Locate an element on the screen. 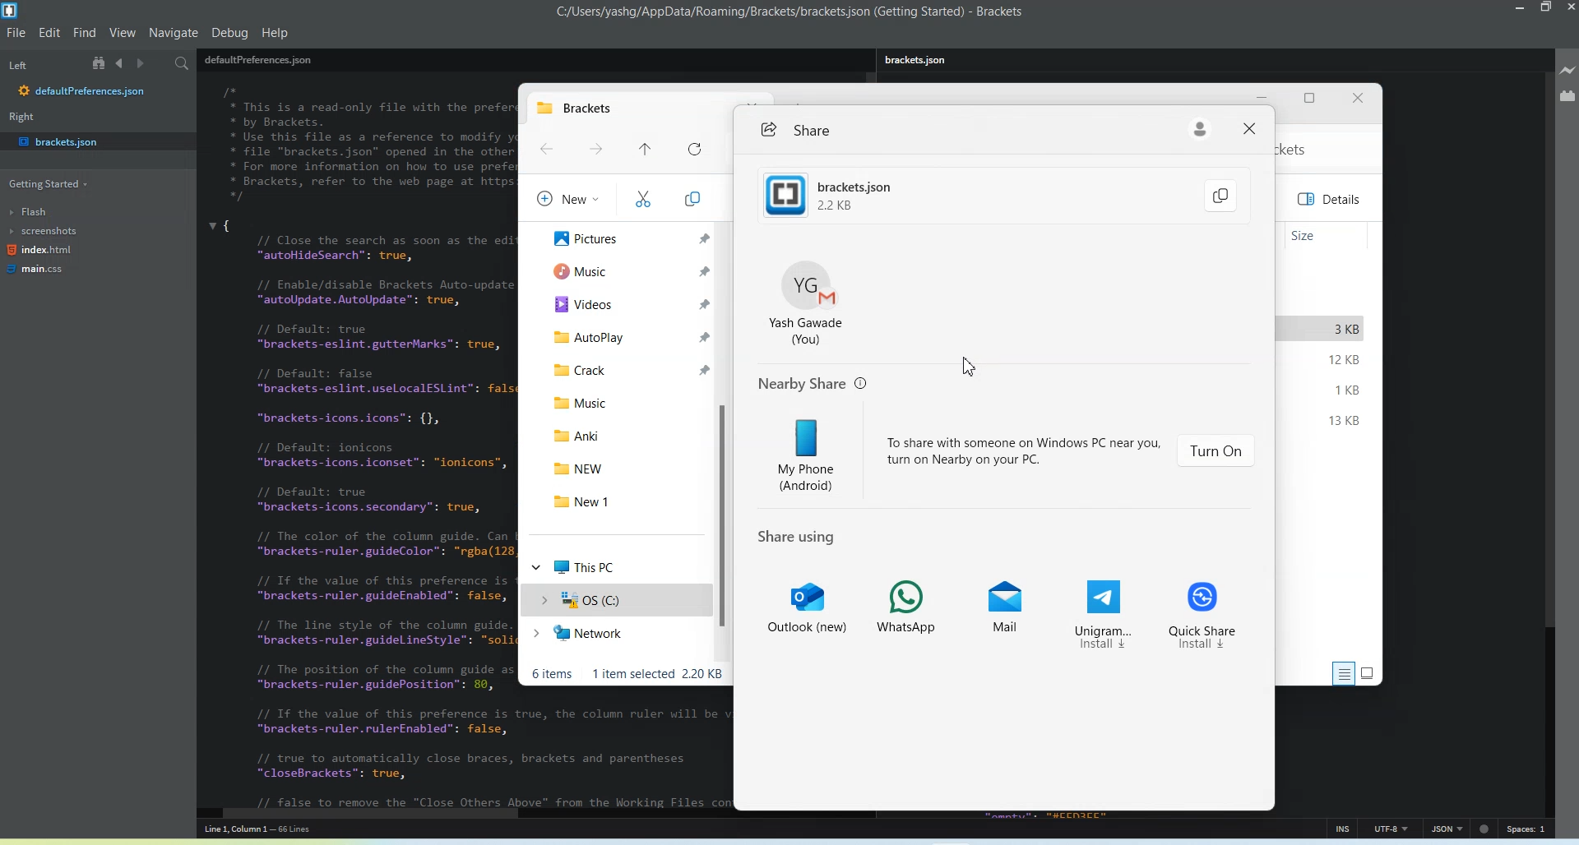 The image size is (1579, 845). Unigram is located at coordinates (1103, 607).